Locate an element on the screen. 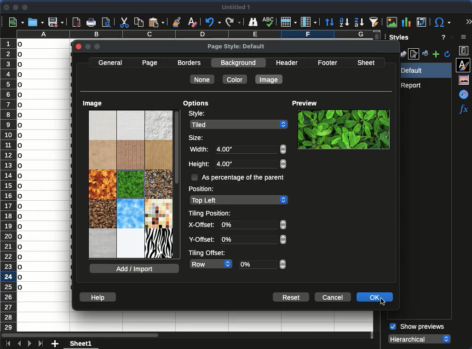 The height and width of the screenshot is (349, 472). cut is located at coordinates (124, 23).